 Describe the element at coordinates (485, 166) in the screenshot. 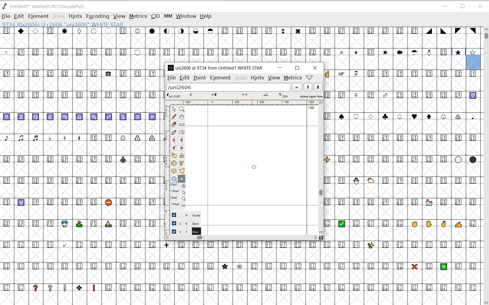

I see `SCROLLBAR` at that location.